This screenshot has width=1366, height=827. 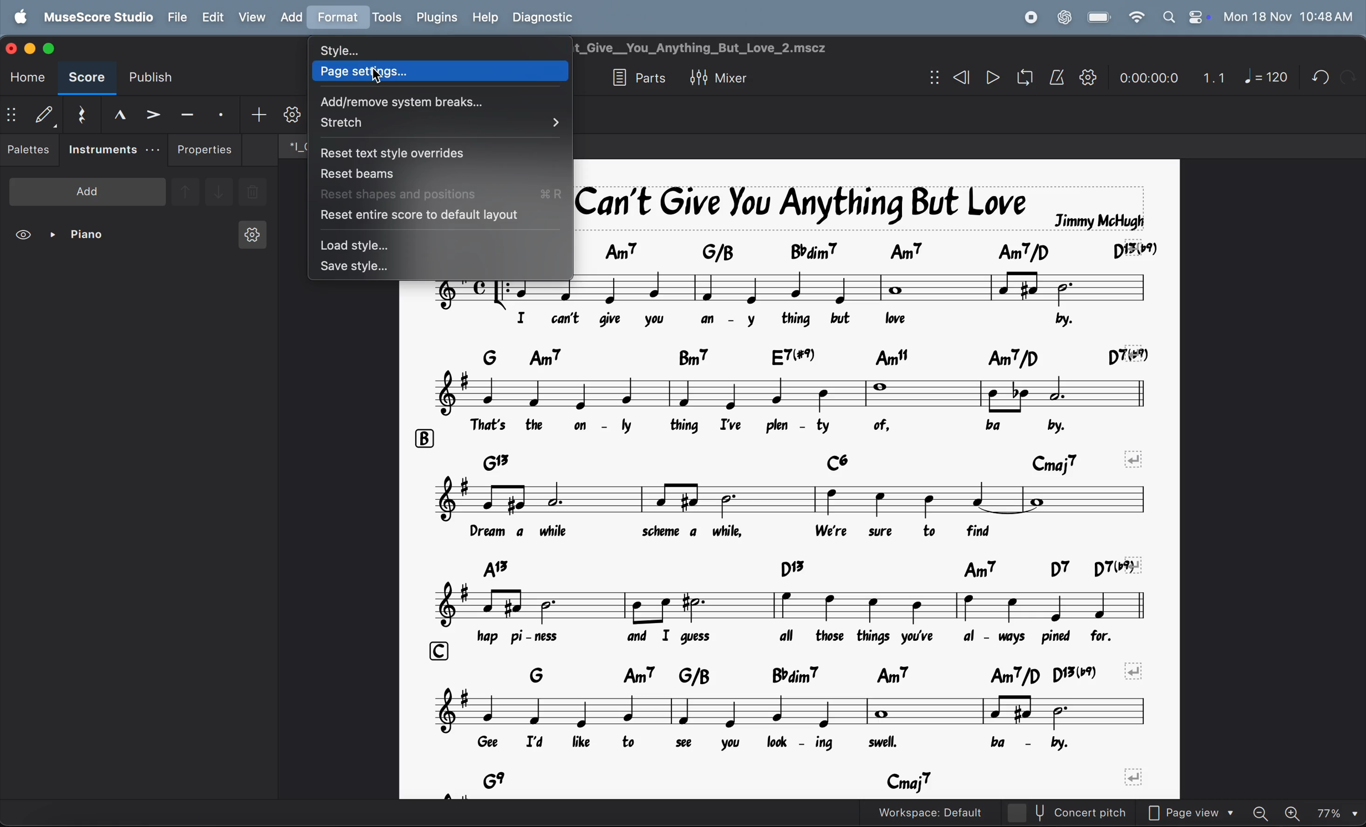 I want to click on add, so click(x=88, y=191).